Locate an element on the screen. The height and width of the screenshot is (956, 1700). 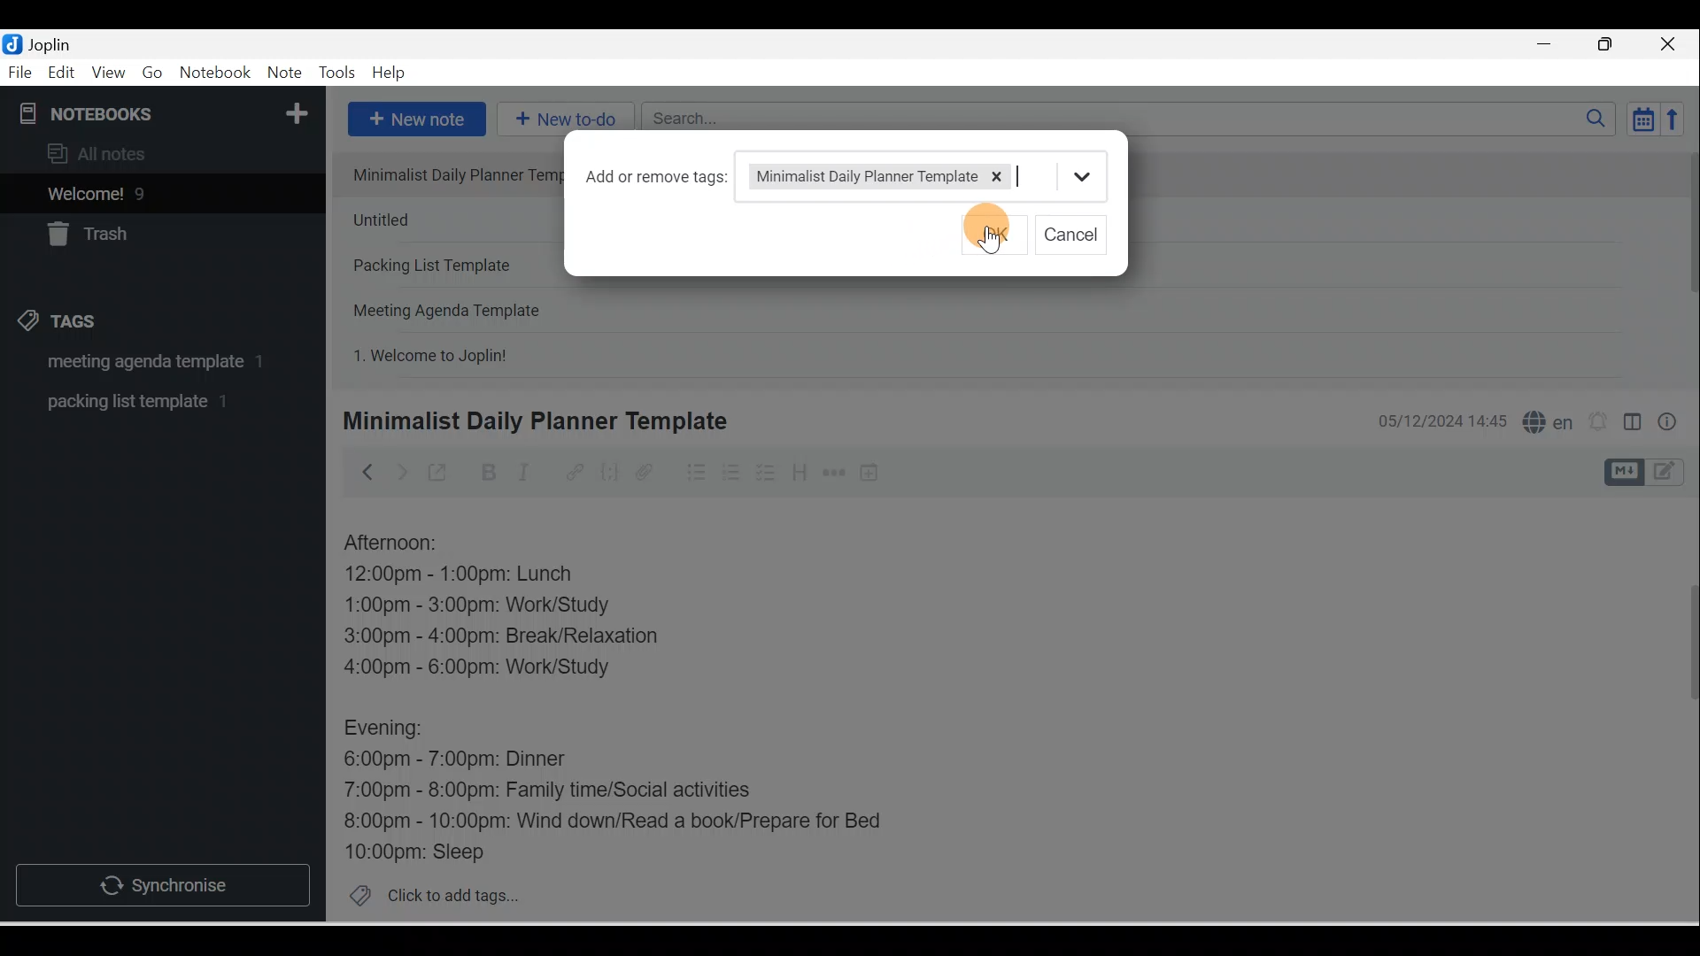
Toggle sort order is located at coordinates (1642, 118).